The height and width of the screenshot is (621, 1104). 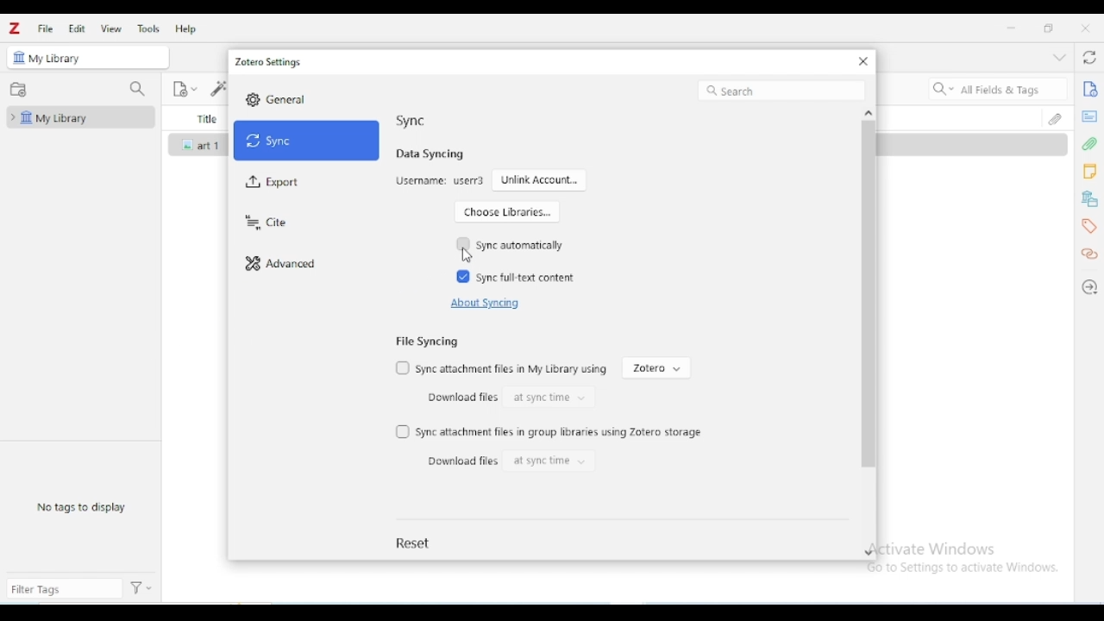 I want to click on help, so click(x=185, y=28).